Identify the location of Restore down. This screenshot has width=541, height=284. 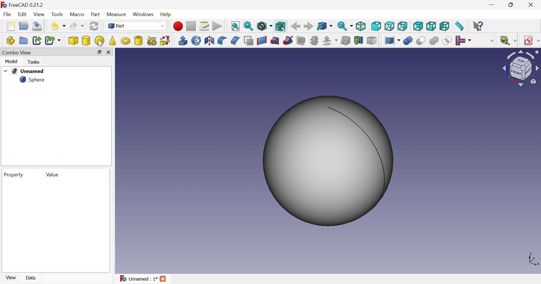
(100, 52).